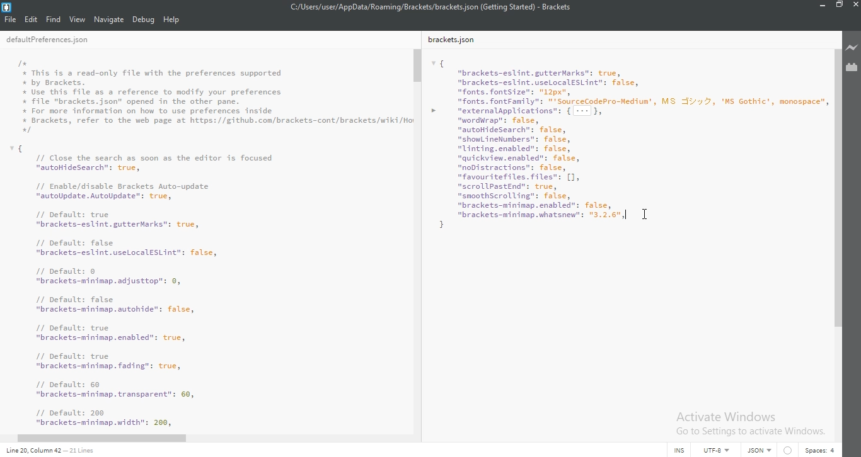 The height and width of the screenshot is (457, 861). Describe the element at coordinates (714, 449) in the screenshot. I see `UTF-8` at that location.